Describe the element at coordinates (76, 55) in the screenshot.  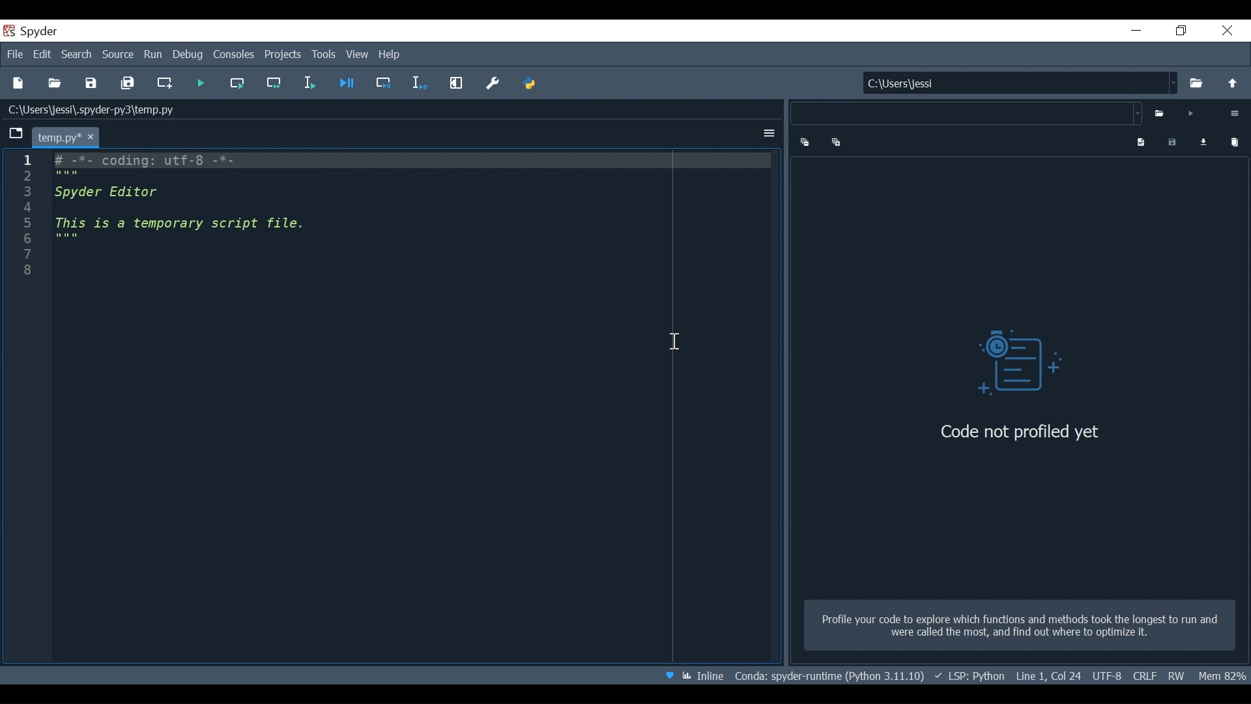
I see `Search` at that location.